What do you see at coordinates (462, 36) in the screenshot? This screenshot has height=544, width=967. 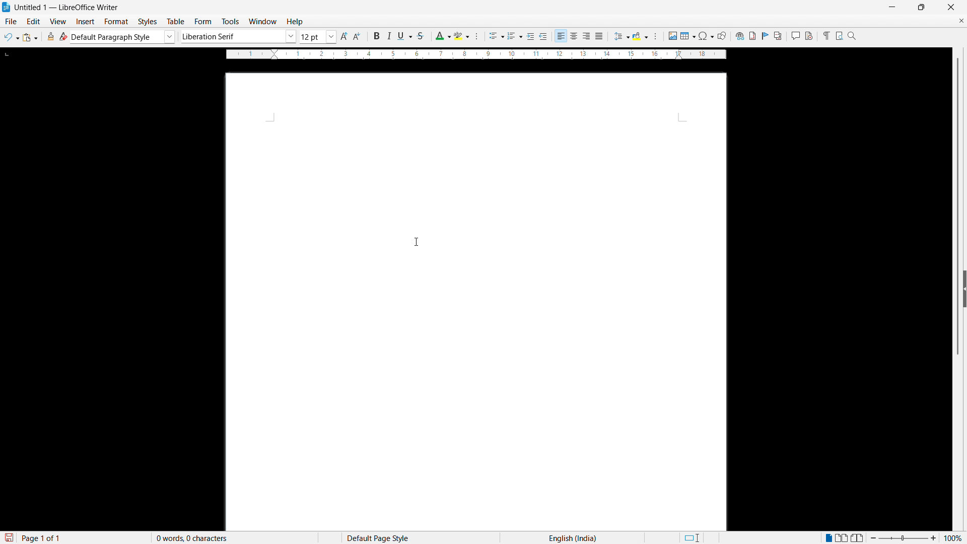 I see `Character highlighting colour ` at bounding box center [462, 36].